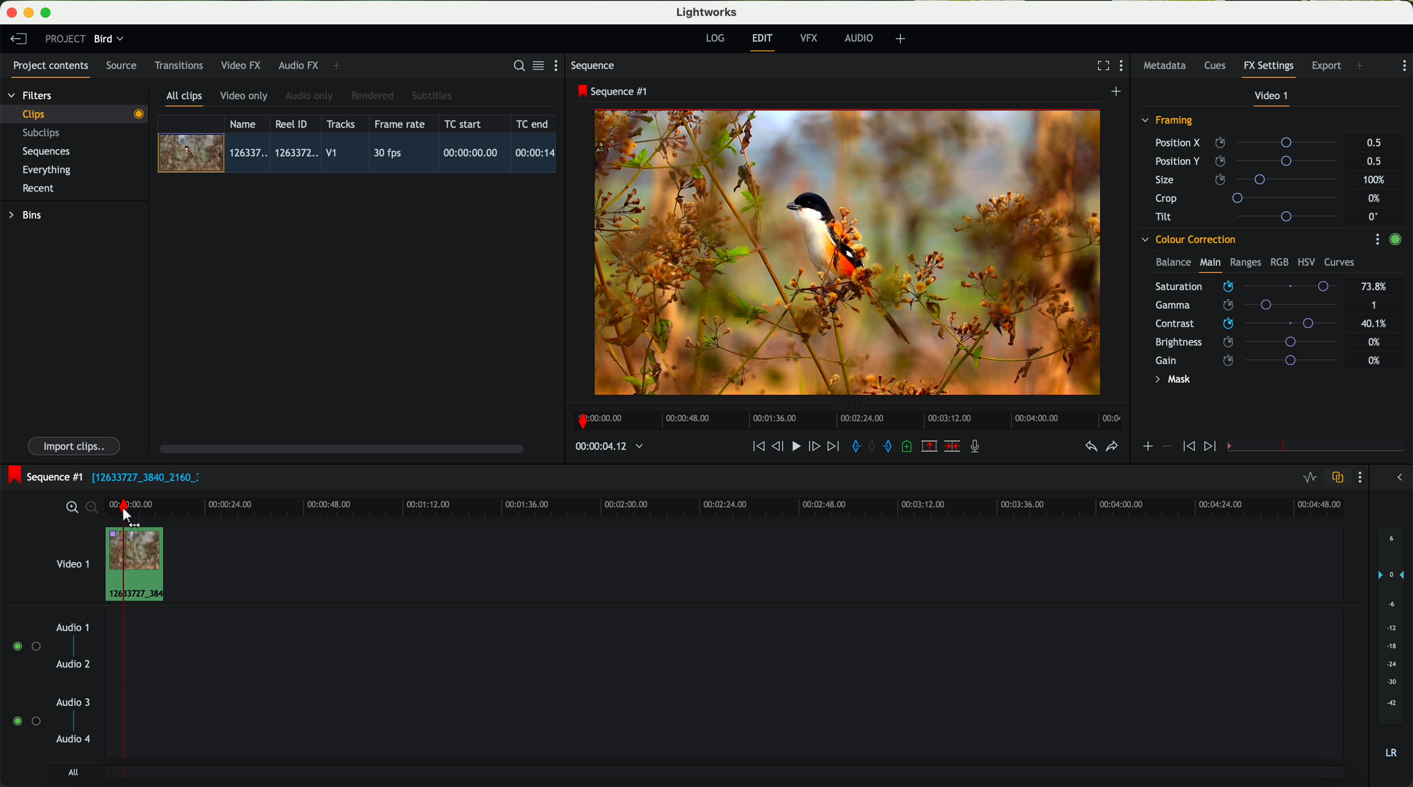  I want to click on play, so click(795, 445).